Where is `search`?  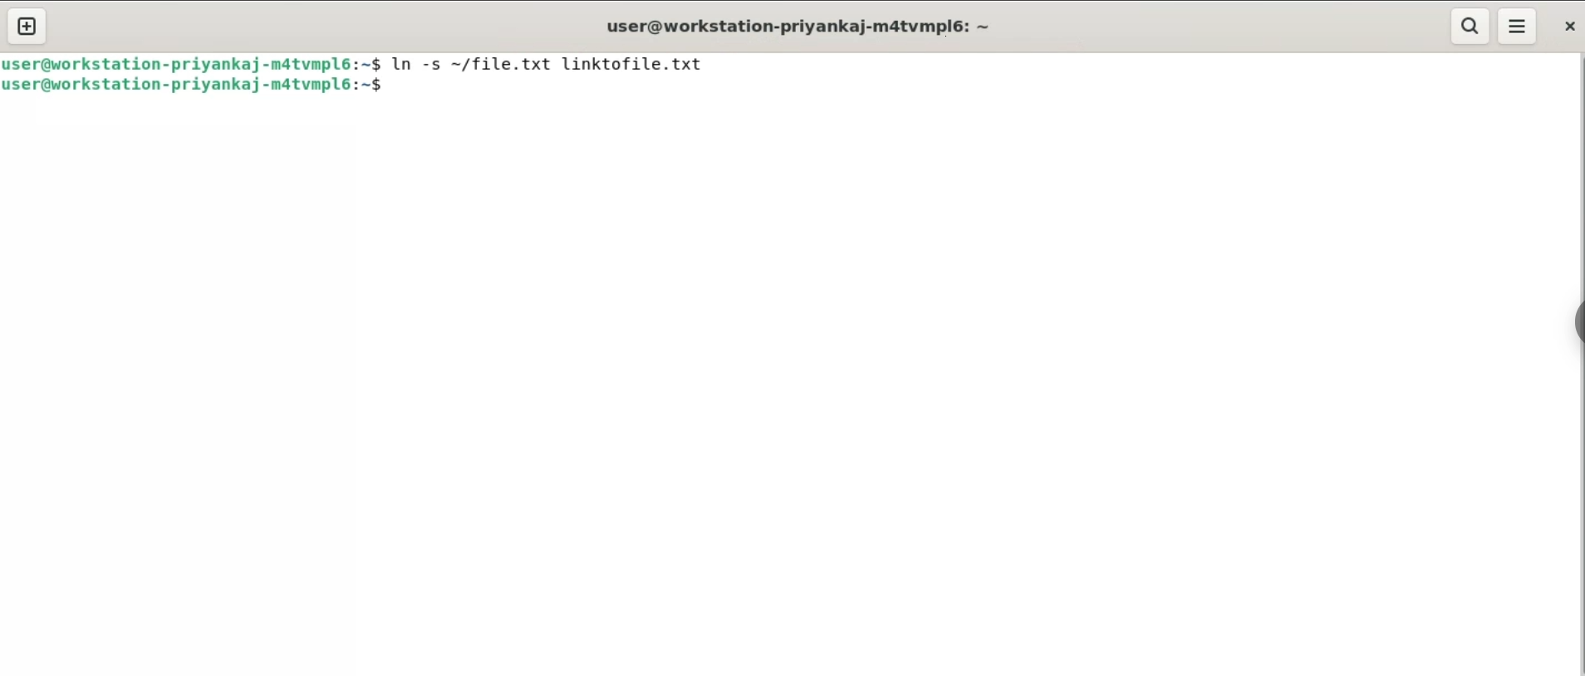 search is located at coordinates (1468, 26).